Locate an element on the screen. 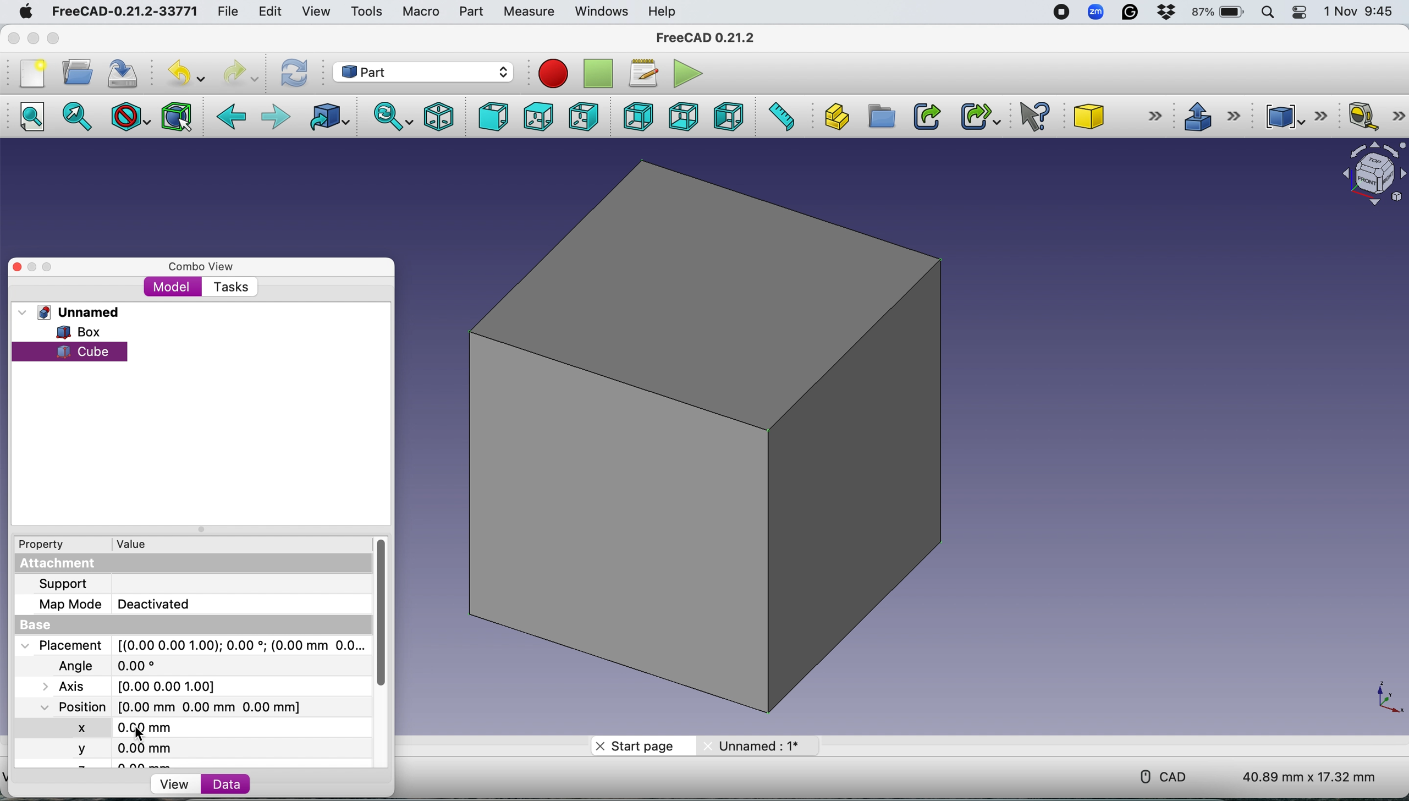  Fit all is located at coordinates (38, 118).